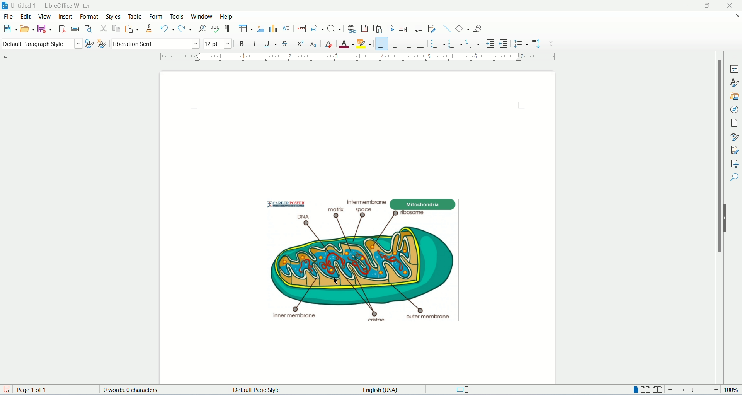 This screenshot has height=395, width=742. Describe the element at coordinates (104, 29) in the screenshot. I see `cut` at that location.